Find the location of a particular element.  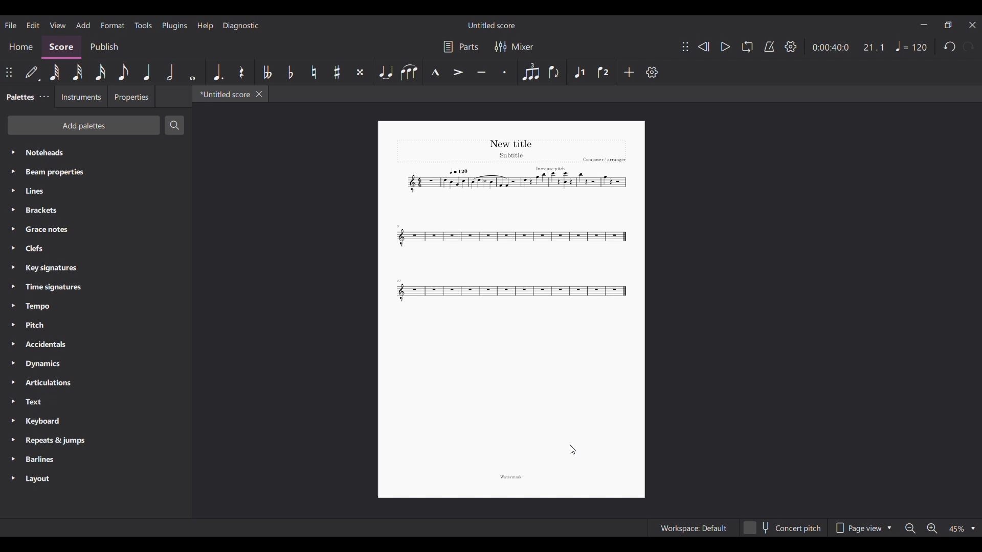

Play is located at coordinates (726, 47).